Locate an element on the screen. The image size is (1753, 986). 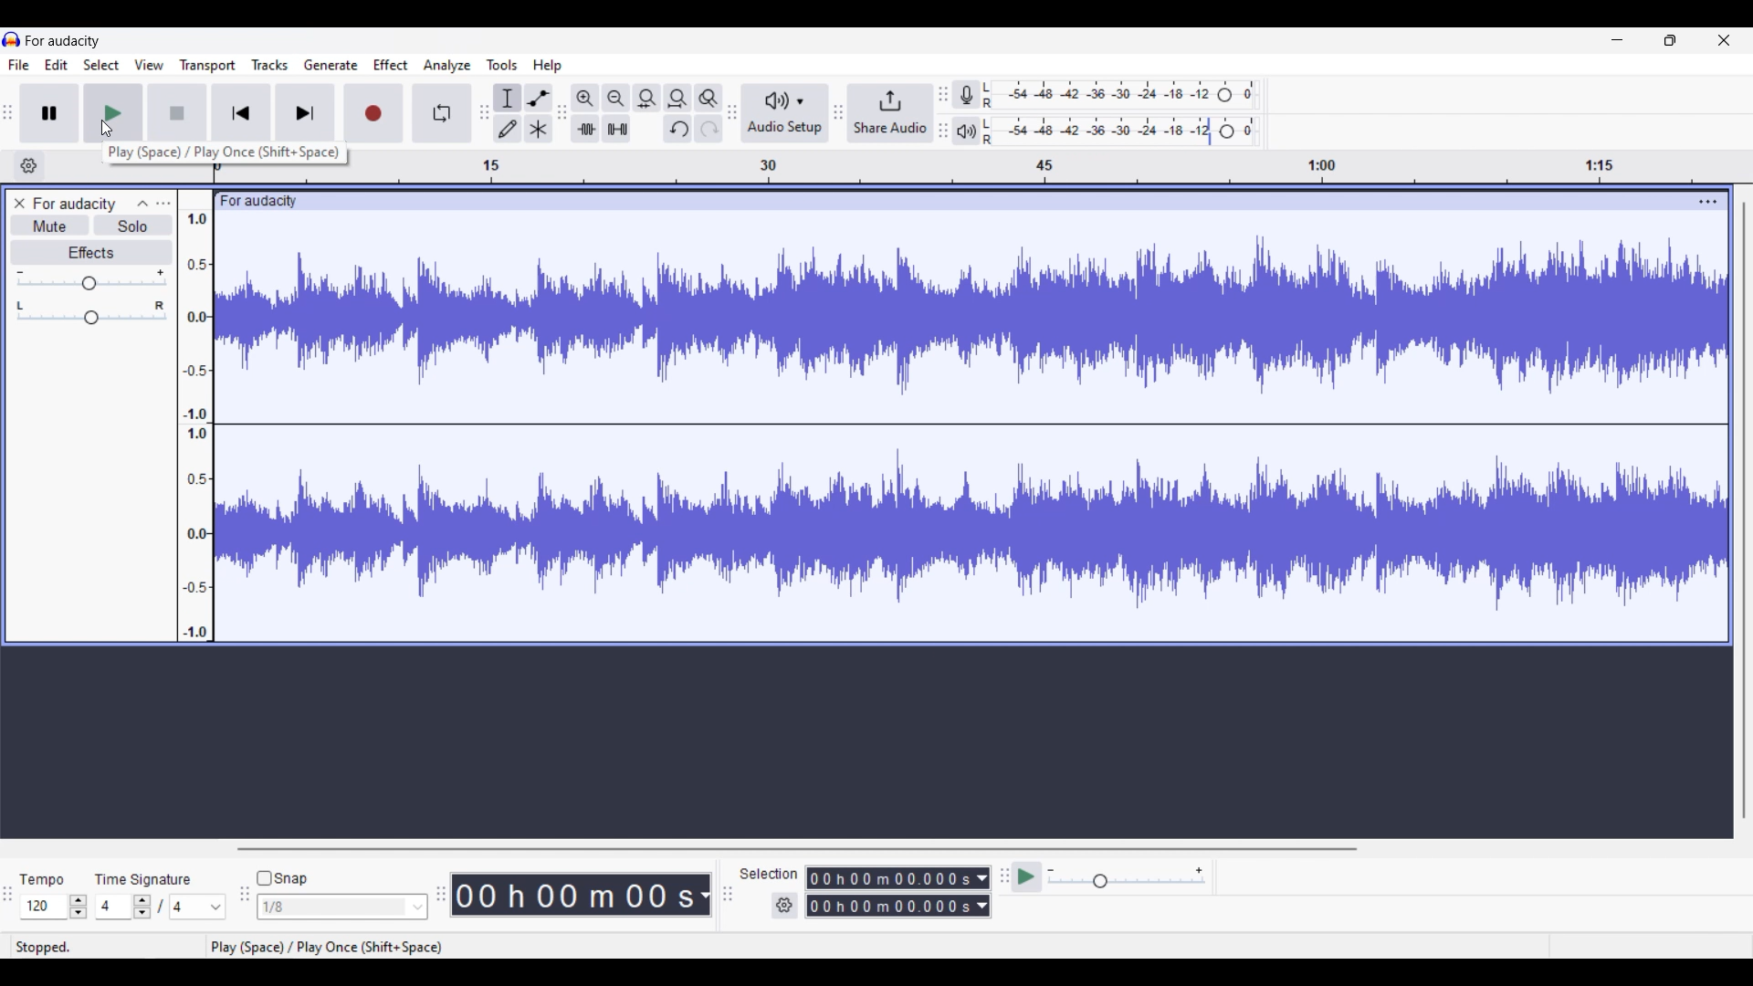
Close track is located at coordinates (20, 204).